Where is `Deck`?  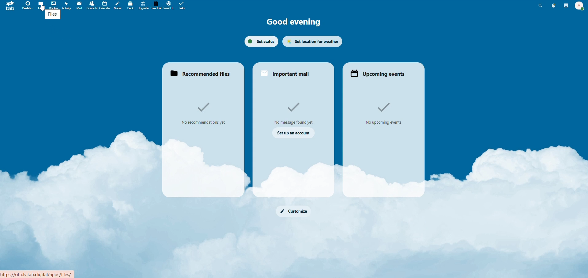
Deck is located at coordinates (129, 5).